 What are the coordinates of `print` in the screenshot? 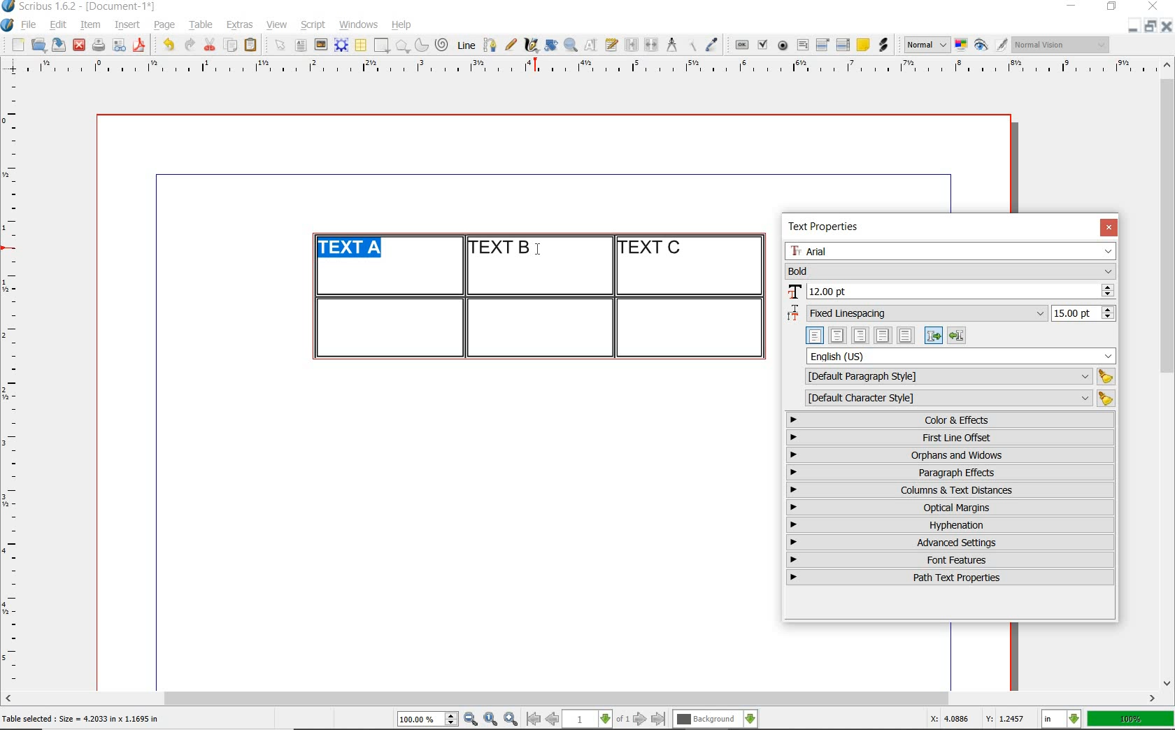 It's located at (98, 45).